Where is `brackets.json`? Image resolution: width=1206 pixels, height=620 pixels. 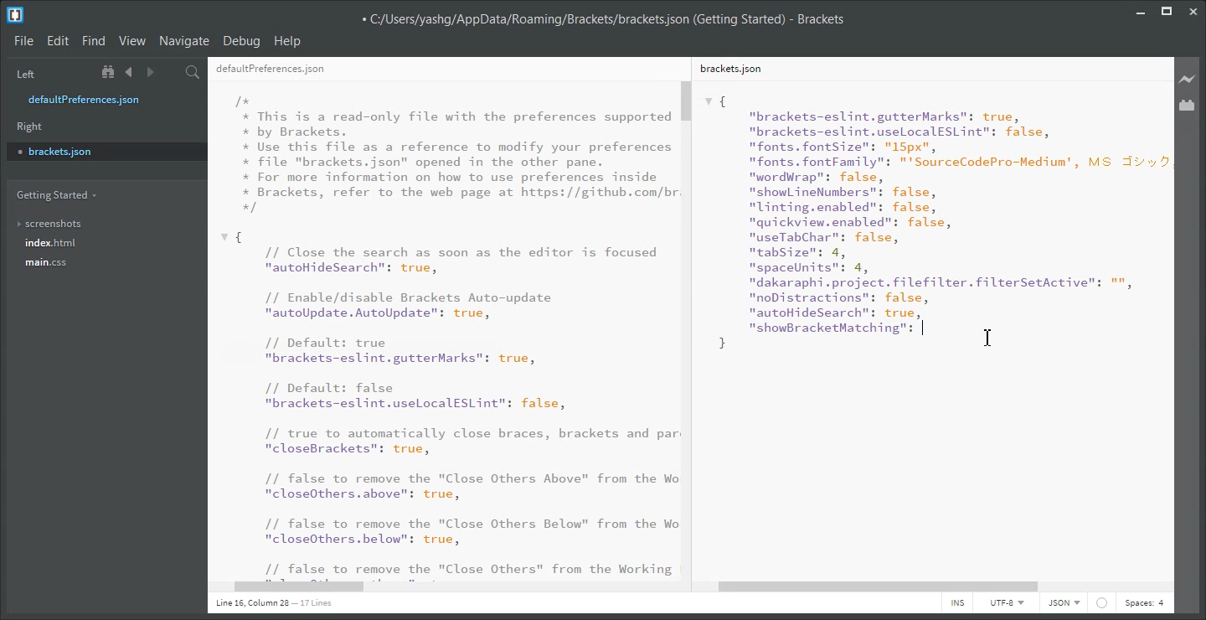 brackets.json is located at coordinates (729, 68).